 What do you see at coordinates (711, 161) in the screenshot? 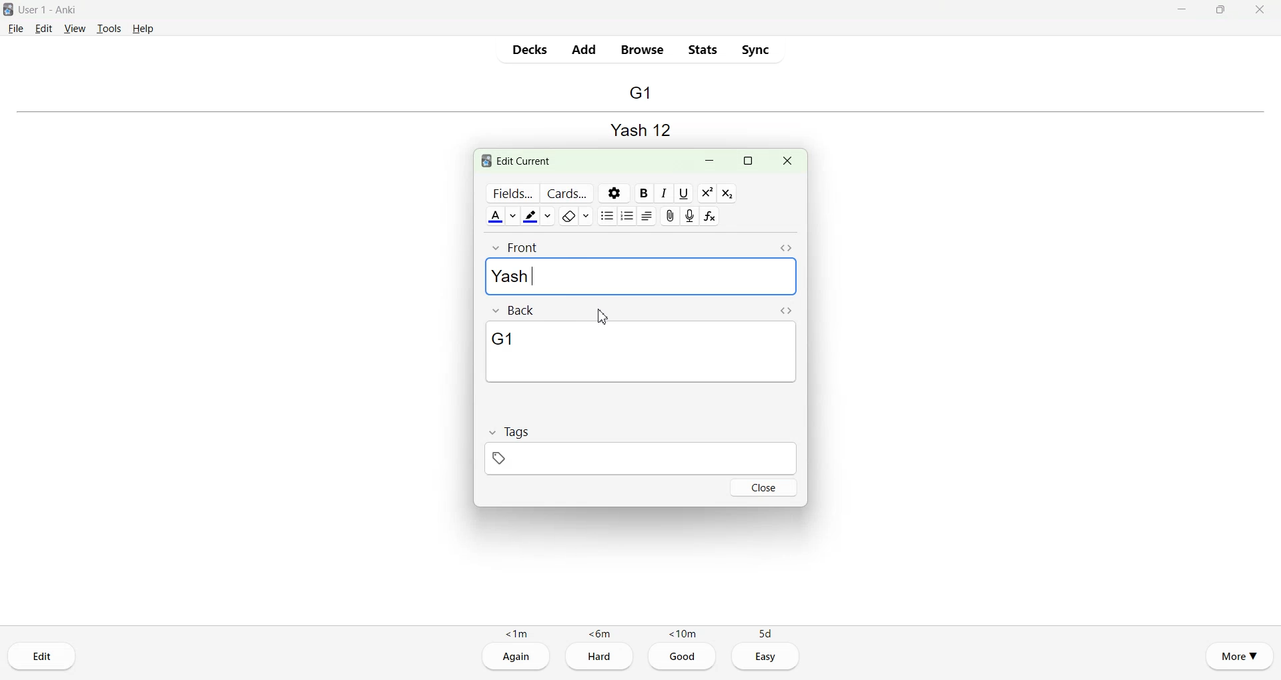
I see `Minimize` at bounding box center [711, 161].